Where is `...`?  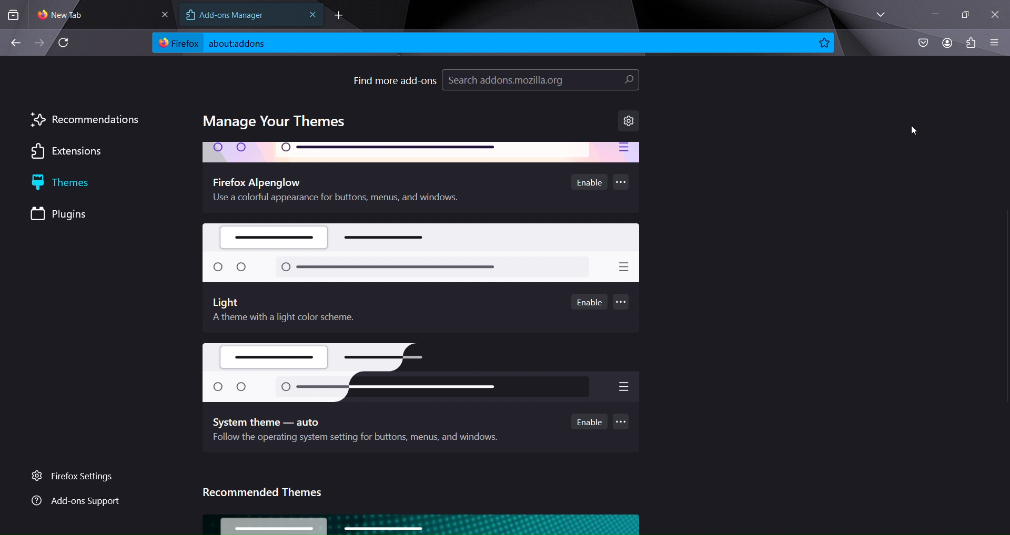
... is located at coordinates (622, 422).